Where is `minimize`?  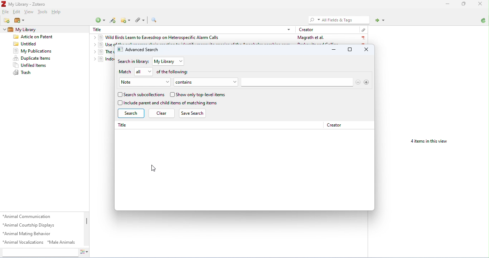
minimize is located at coordinates (335, 50).